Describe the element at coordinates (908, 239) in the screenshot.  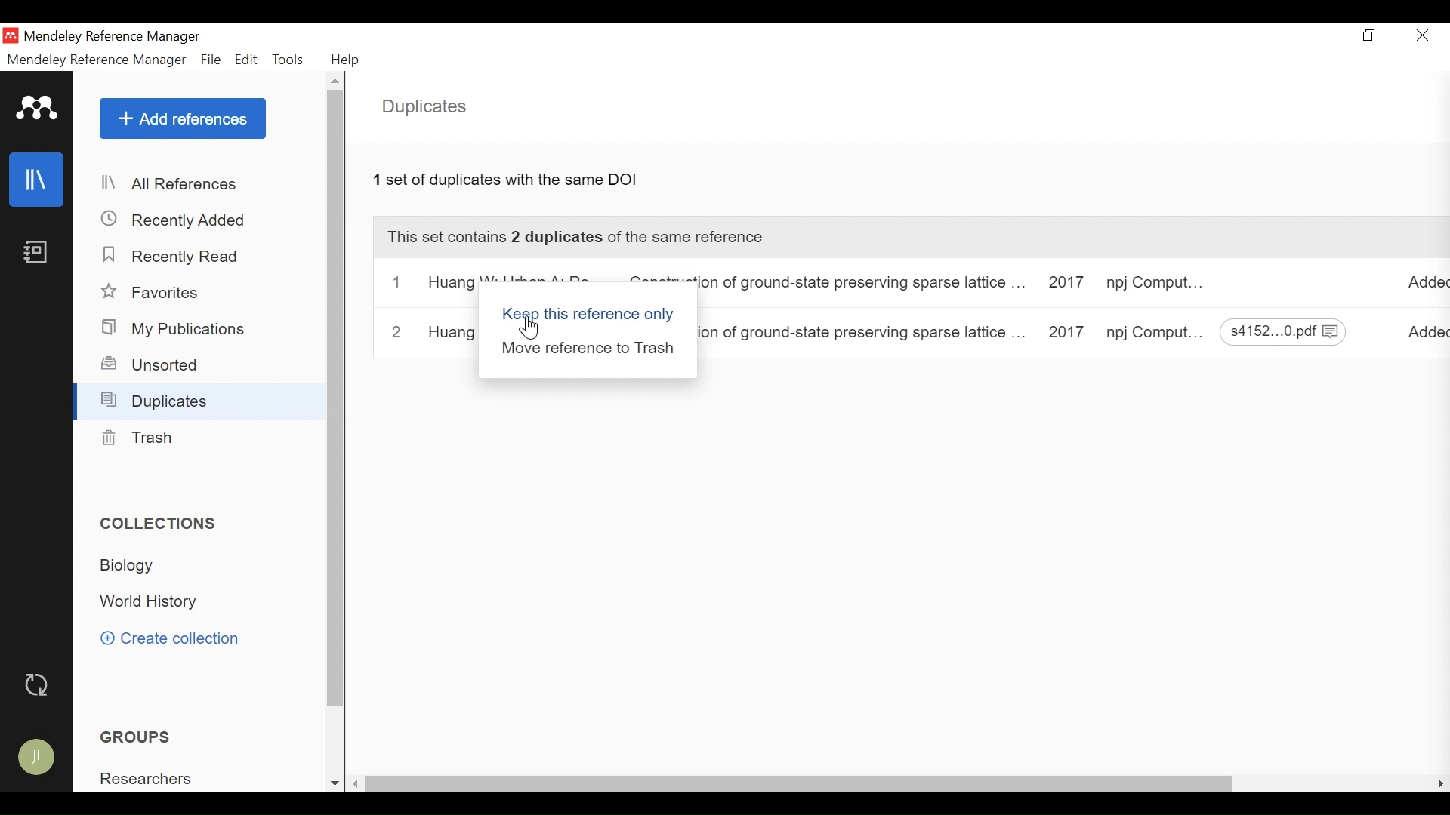
I see `This Set Contains this number duplicates of the same reference` at that location.